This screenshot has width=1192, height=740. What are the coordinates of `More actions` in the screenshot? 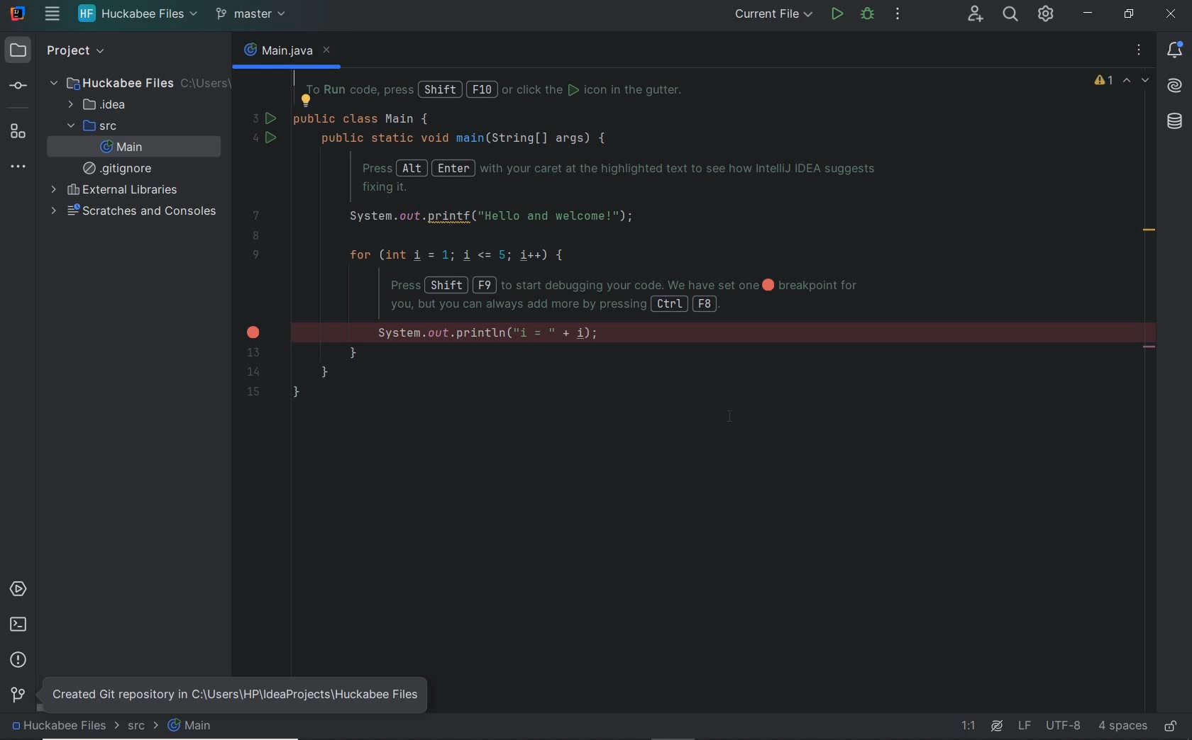 It's located at (898, 16).